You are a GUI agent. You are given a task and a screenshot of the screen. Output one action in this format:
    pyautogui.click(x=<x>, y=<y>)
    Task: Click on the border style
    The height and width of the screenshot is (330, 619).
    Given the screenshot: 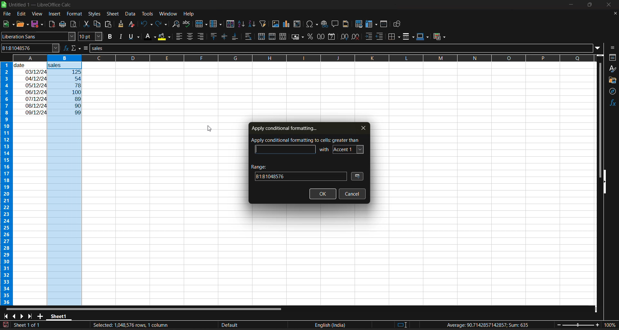 What is the action you would take?
    pyautogui.click(x=409, y=37)
    